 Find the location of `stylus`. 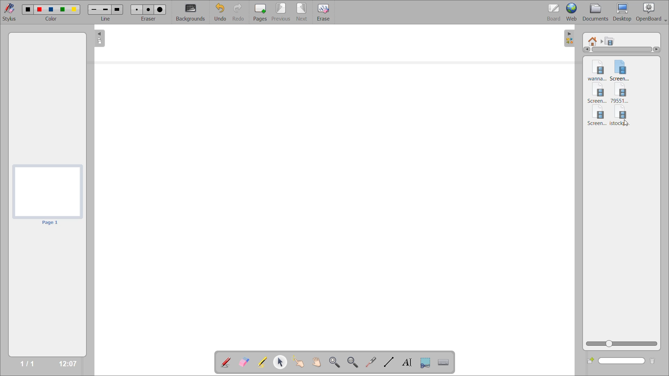

stylus is located at coordinates (11, 12).